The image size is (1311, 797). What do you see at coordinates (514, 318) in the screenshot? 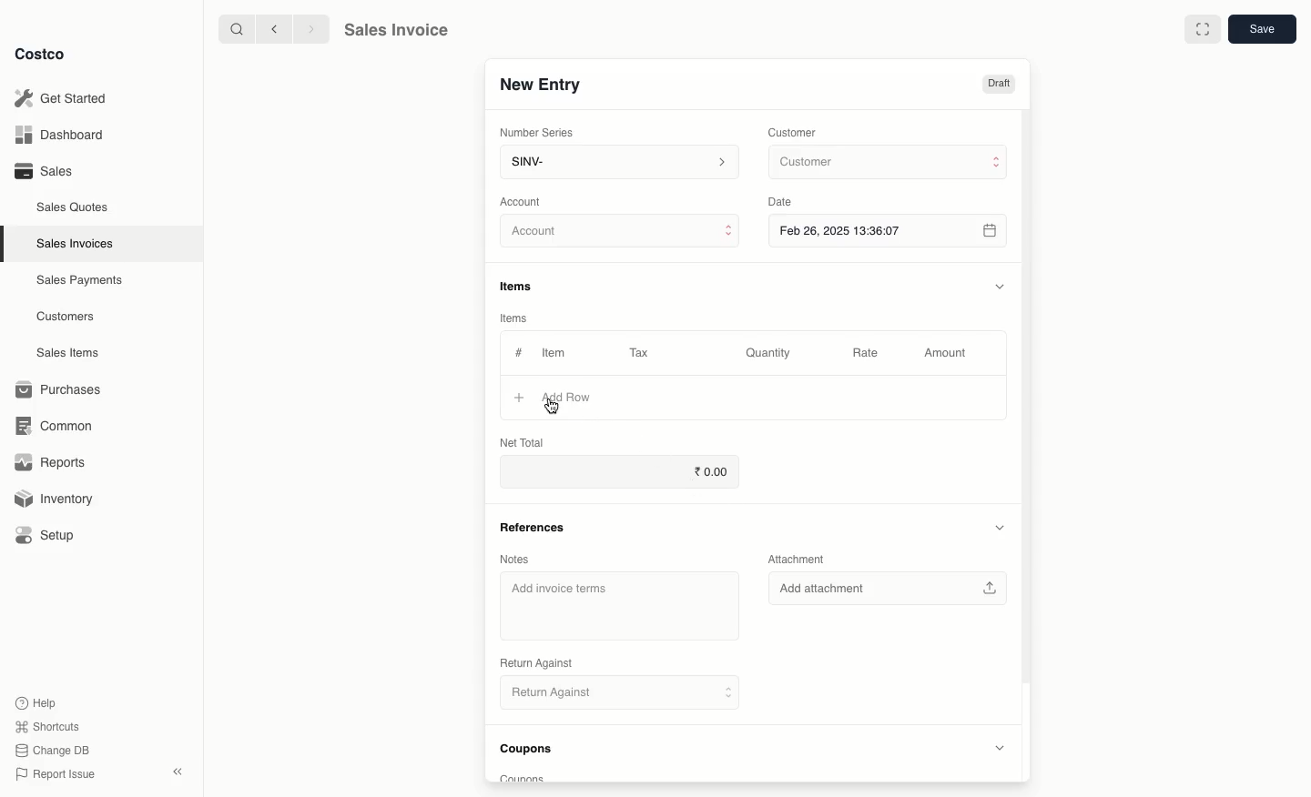
I see `Items` at bounding box center [514, 318].